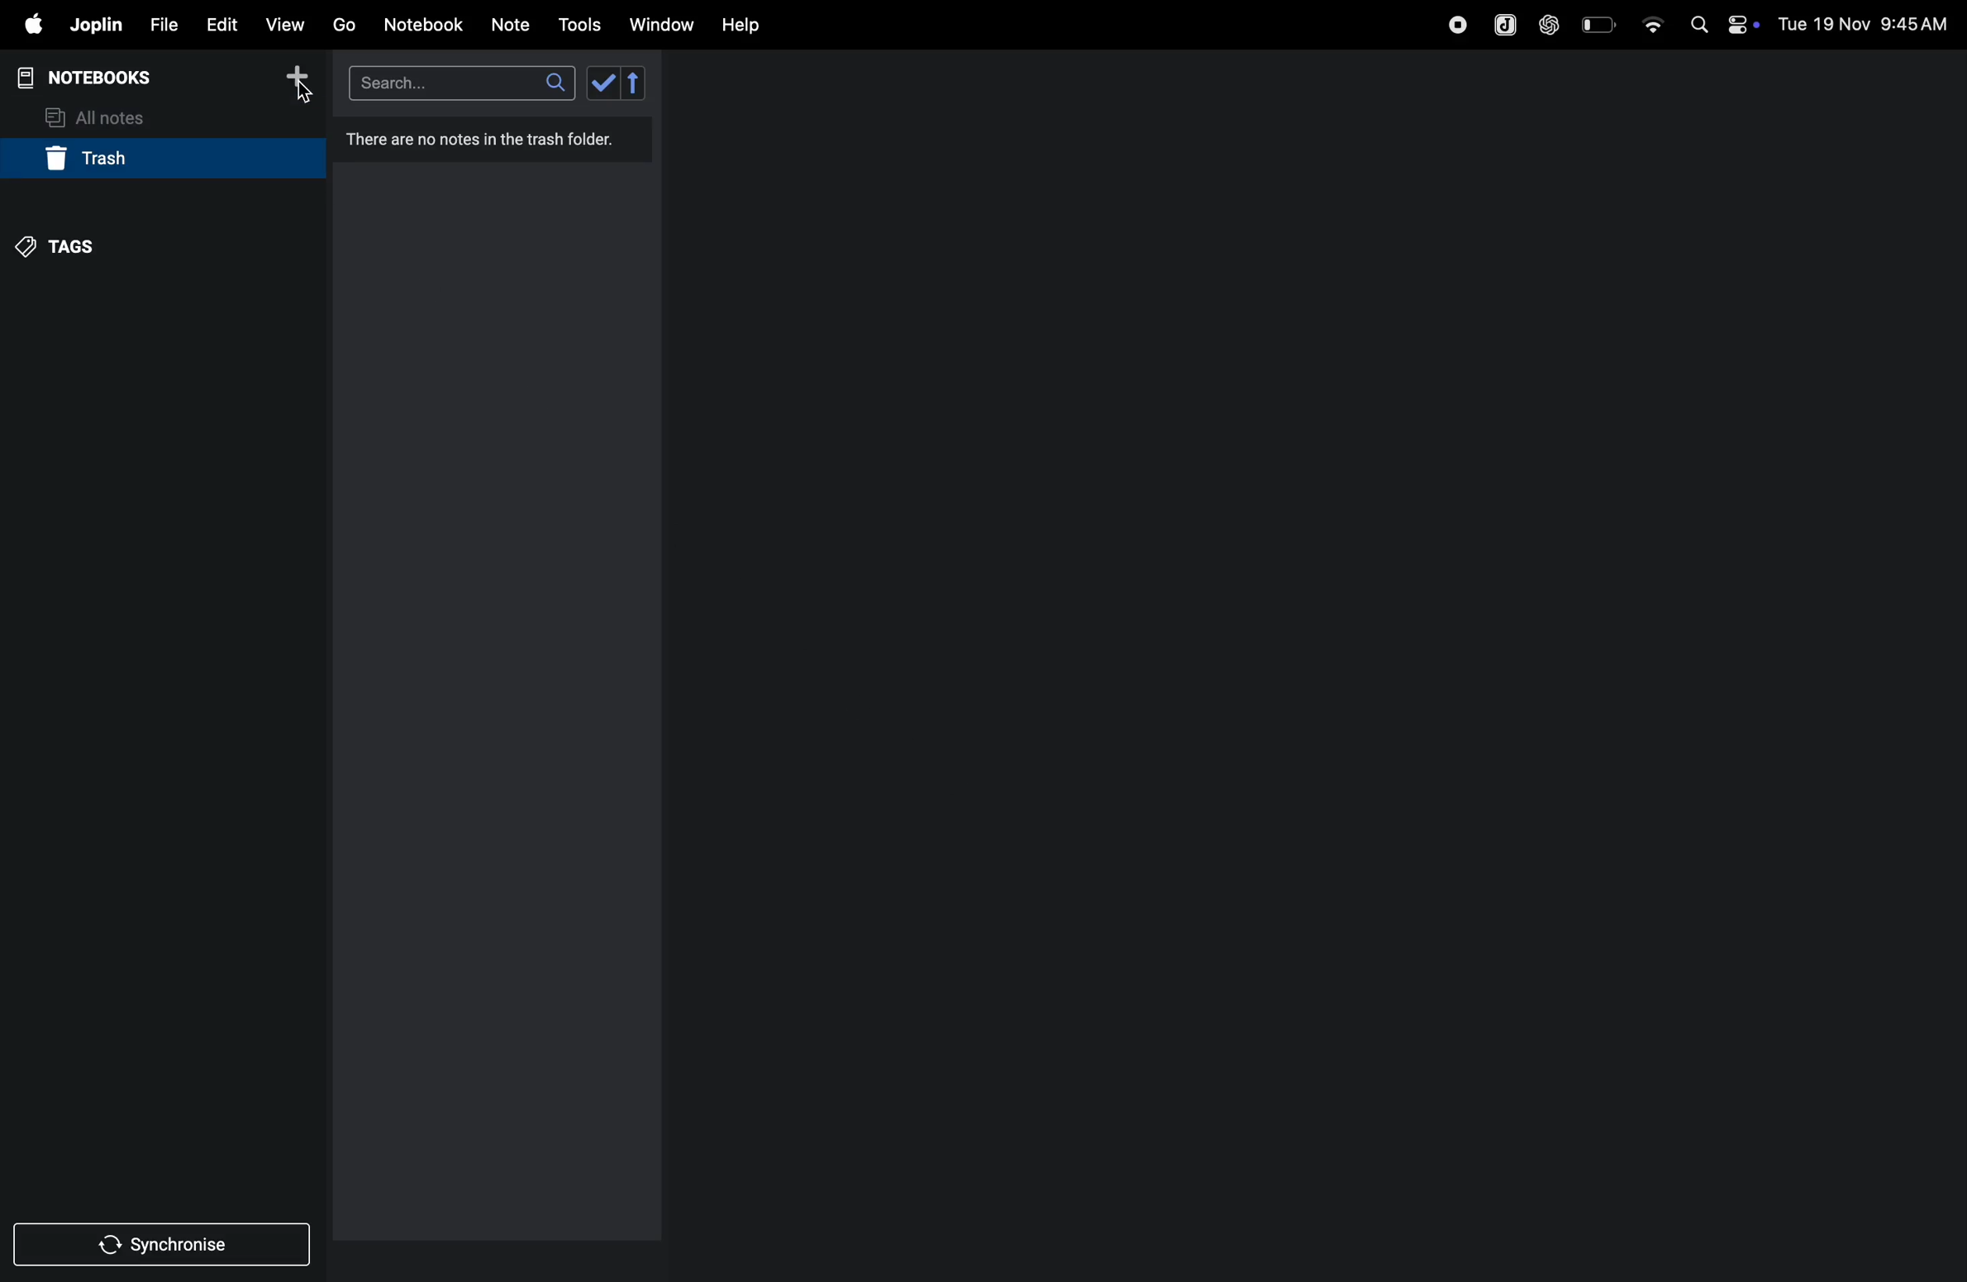 The height and width of the screenshot is (1282, 1967). I want to click on tools, so click(577, 25).